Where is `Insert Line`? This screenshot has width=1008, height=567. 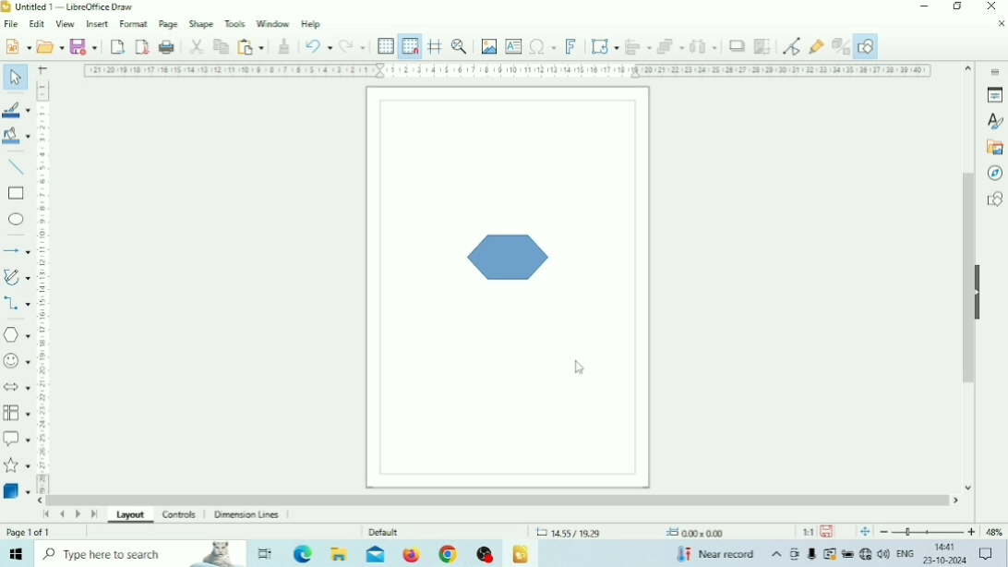 Insert Line is located at coordinates (17, 168).